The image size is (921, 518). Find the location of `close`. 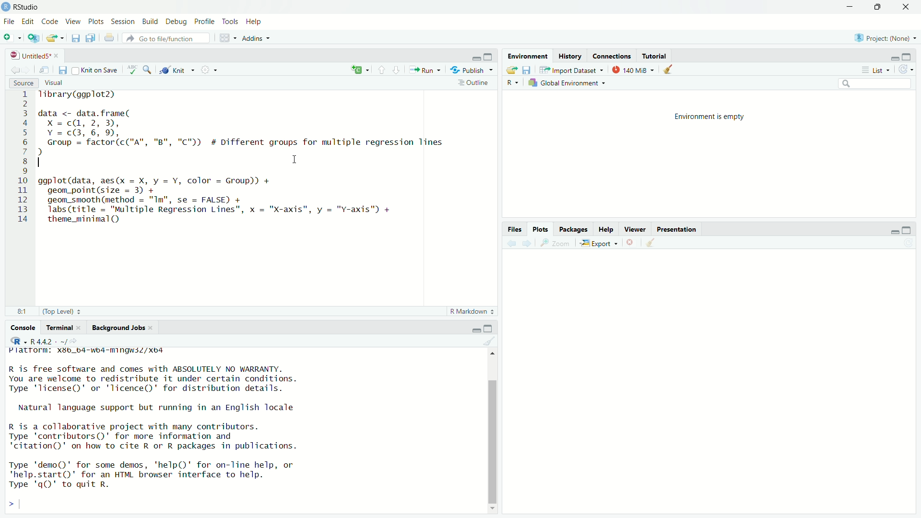

close is located at coordinates (630, 243).